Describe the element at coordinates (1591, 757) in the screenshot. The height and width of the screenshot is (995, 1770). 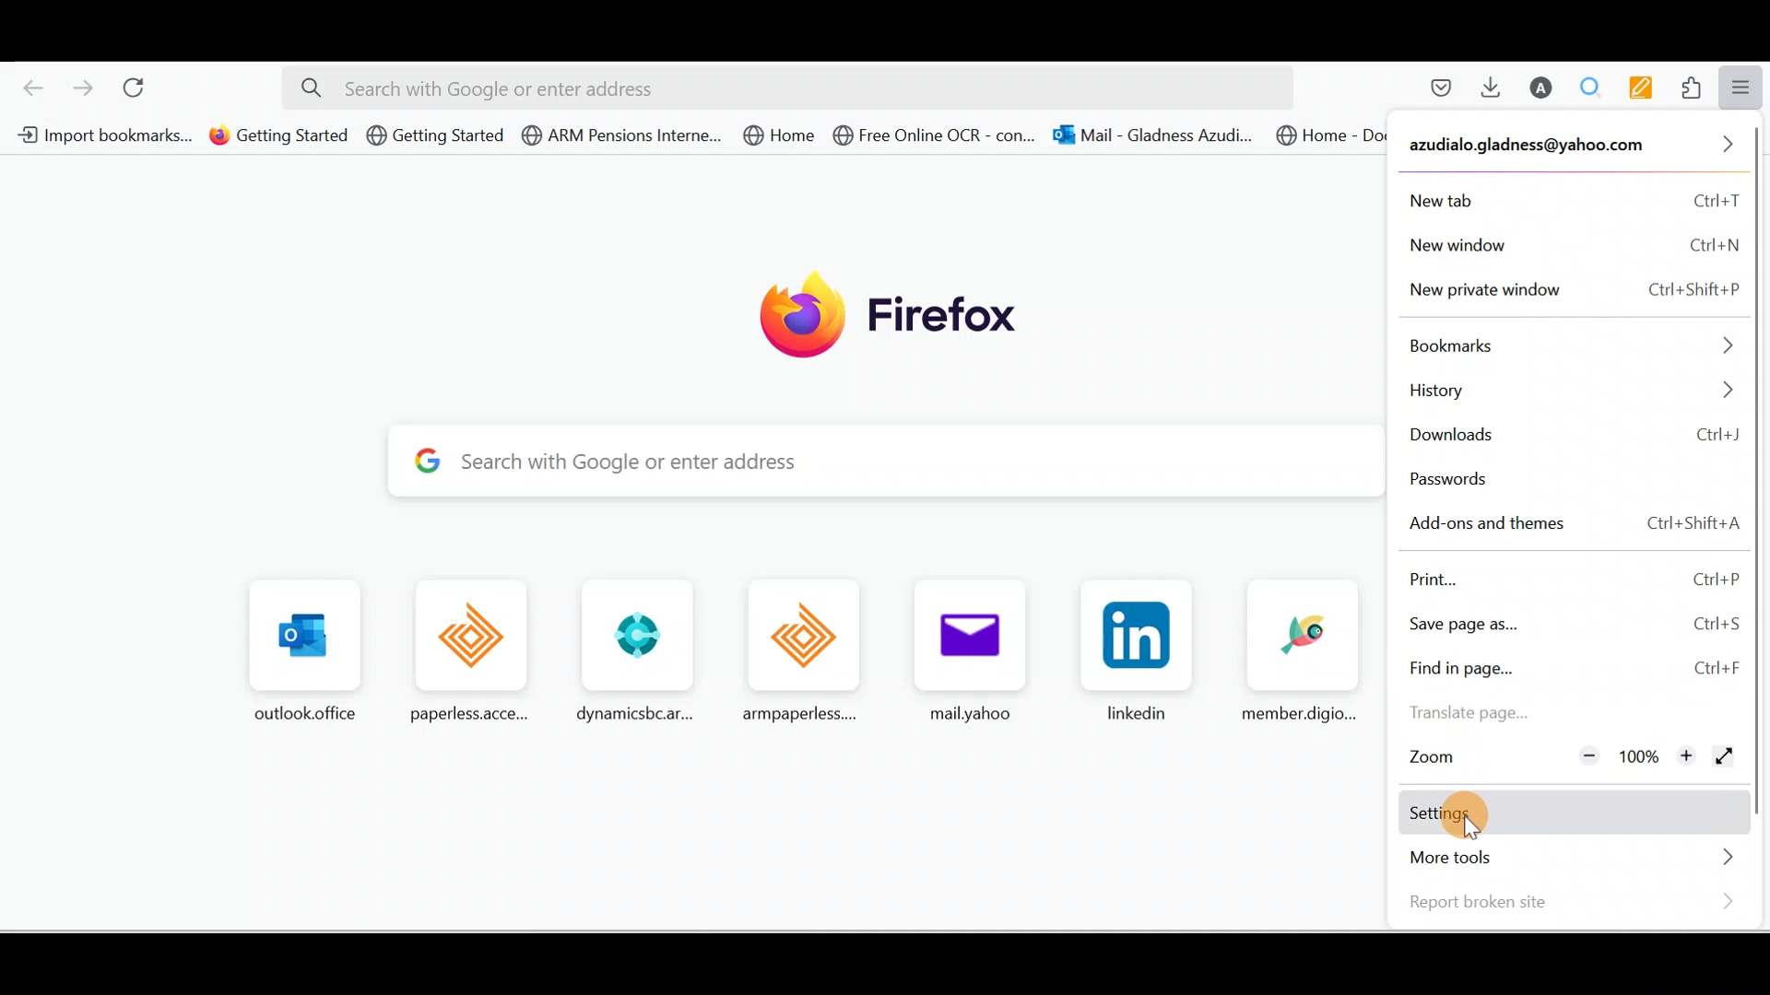
I see `Zoom out` at that location.